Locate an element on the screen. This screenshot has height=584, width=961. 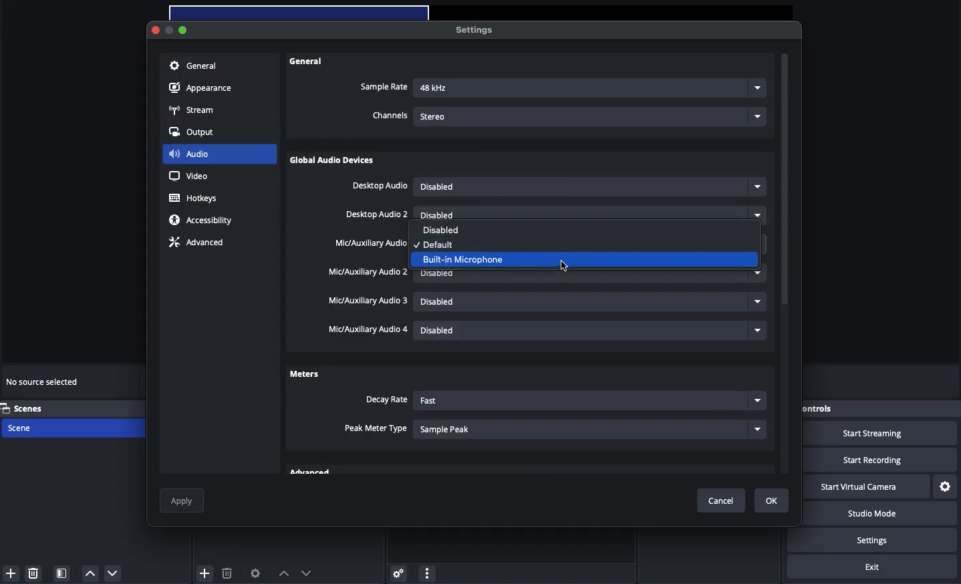
Add is located at coordinates (11, 573).